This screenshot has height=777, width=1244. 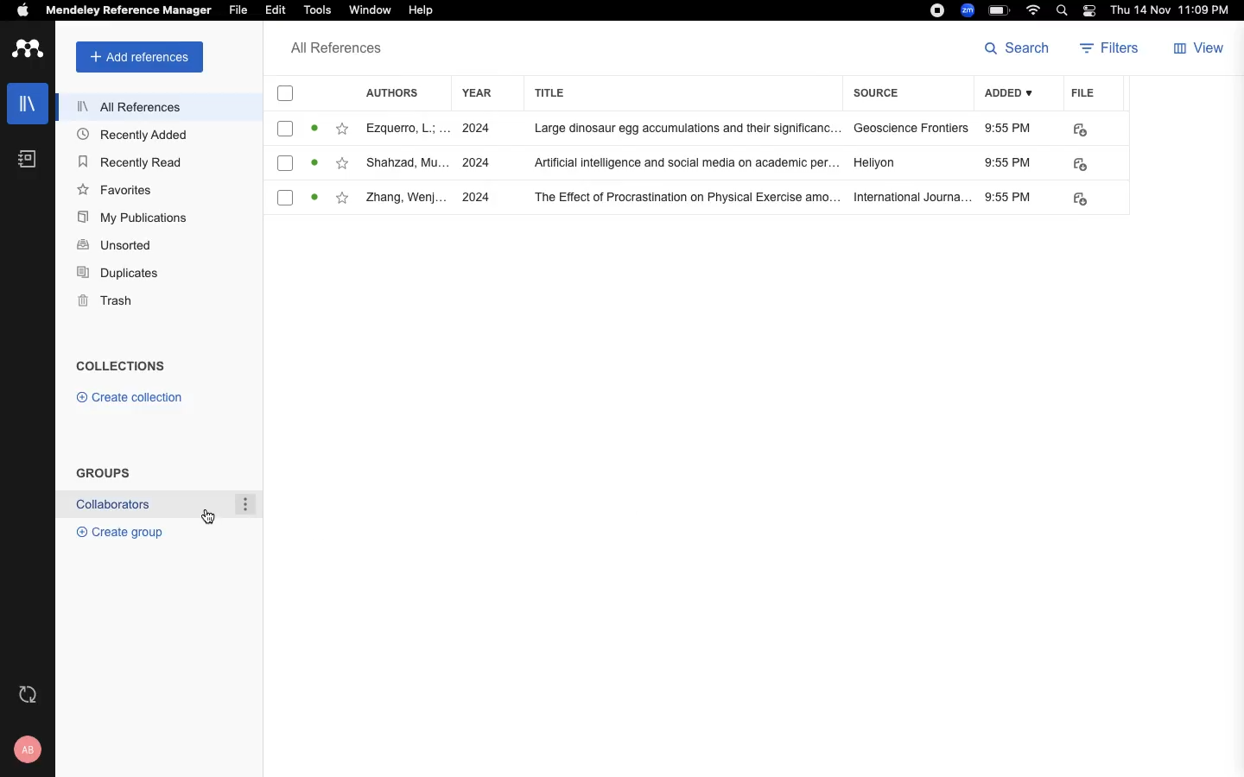 I want to click on Added time, so click(x=1008, y=162).